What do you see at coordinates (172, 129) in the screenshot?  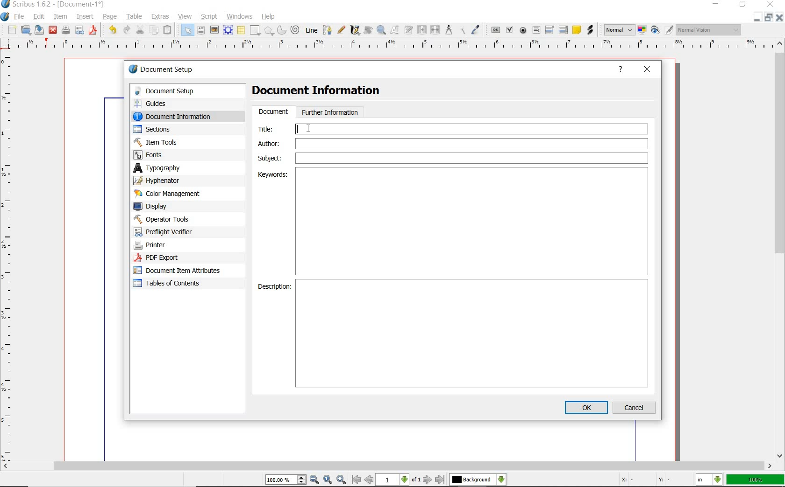 I see `sections` at bounding box center [172, 129].